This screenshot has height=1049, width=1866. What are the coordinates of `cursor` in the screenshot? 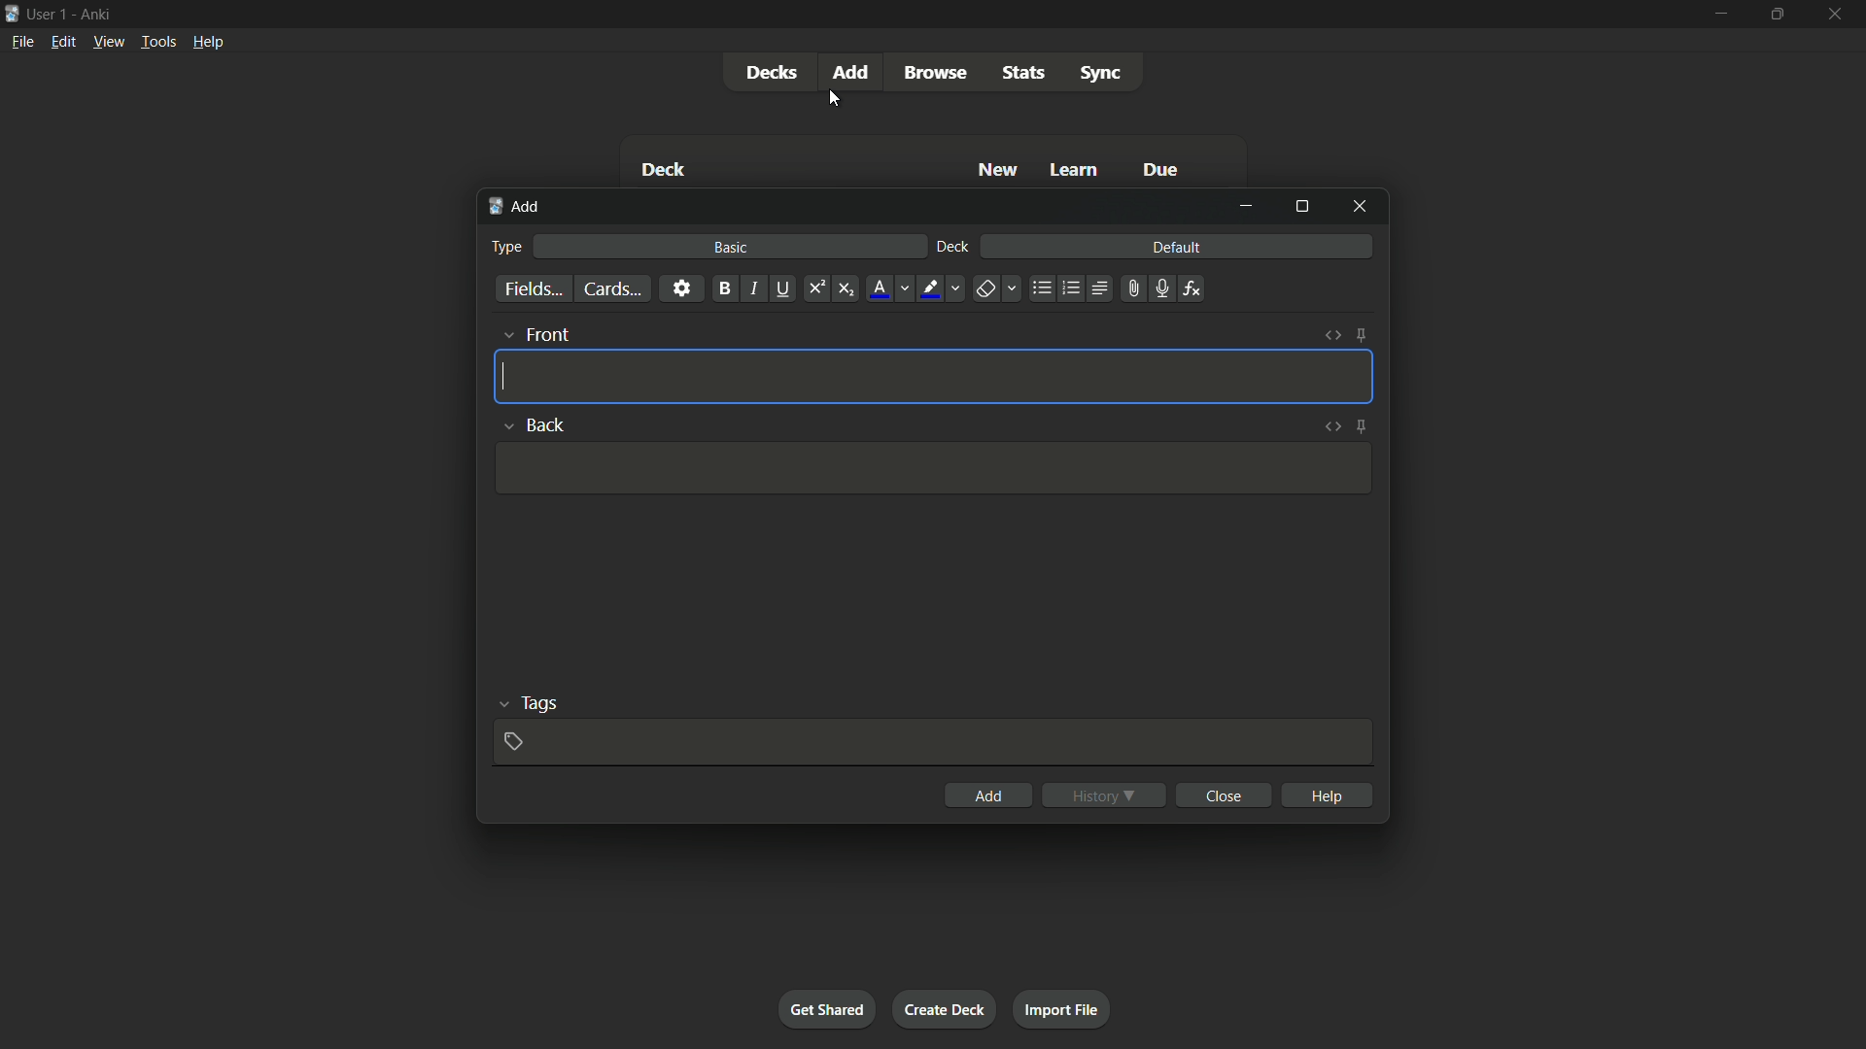 It's located at (835, 100).